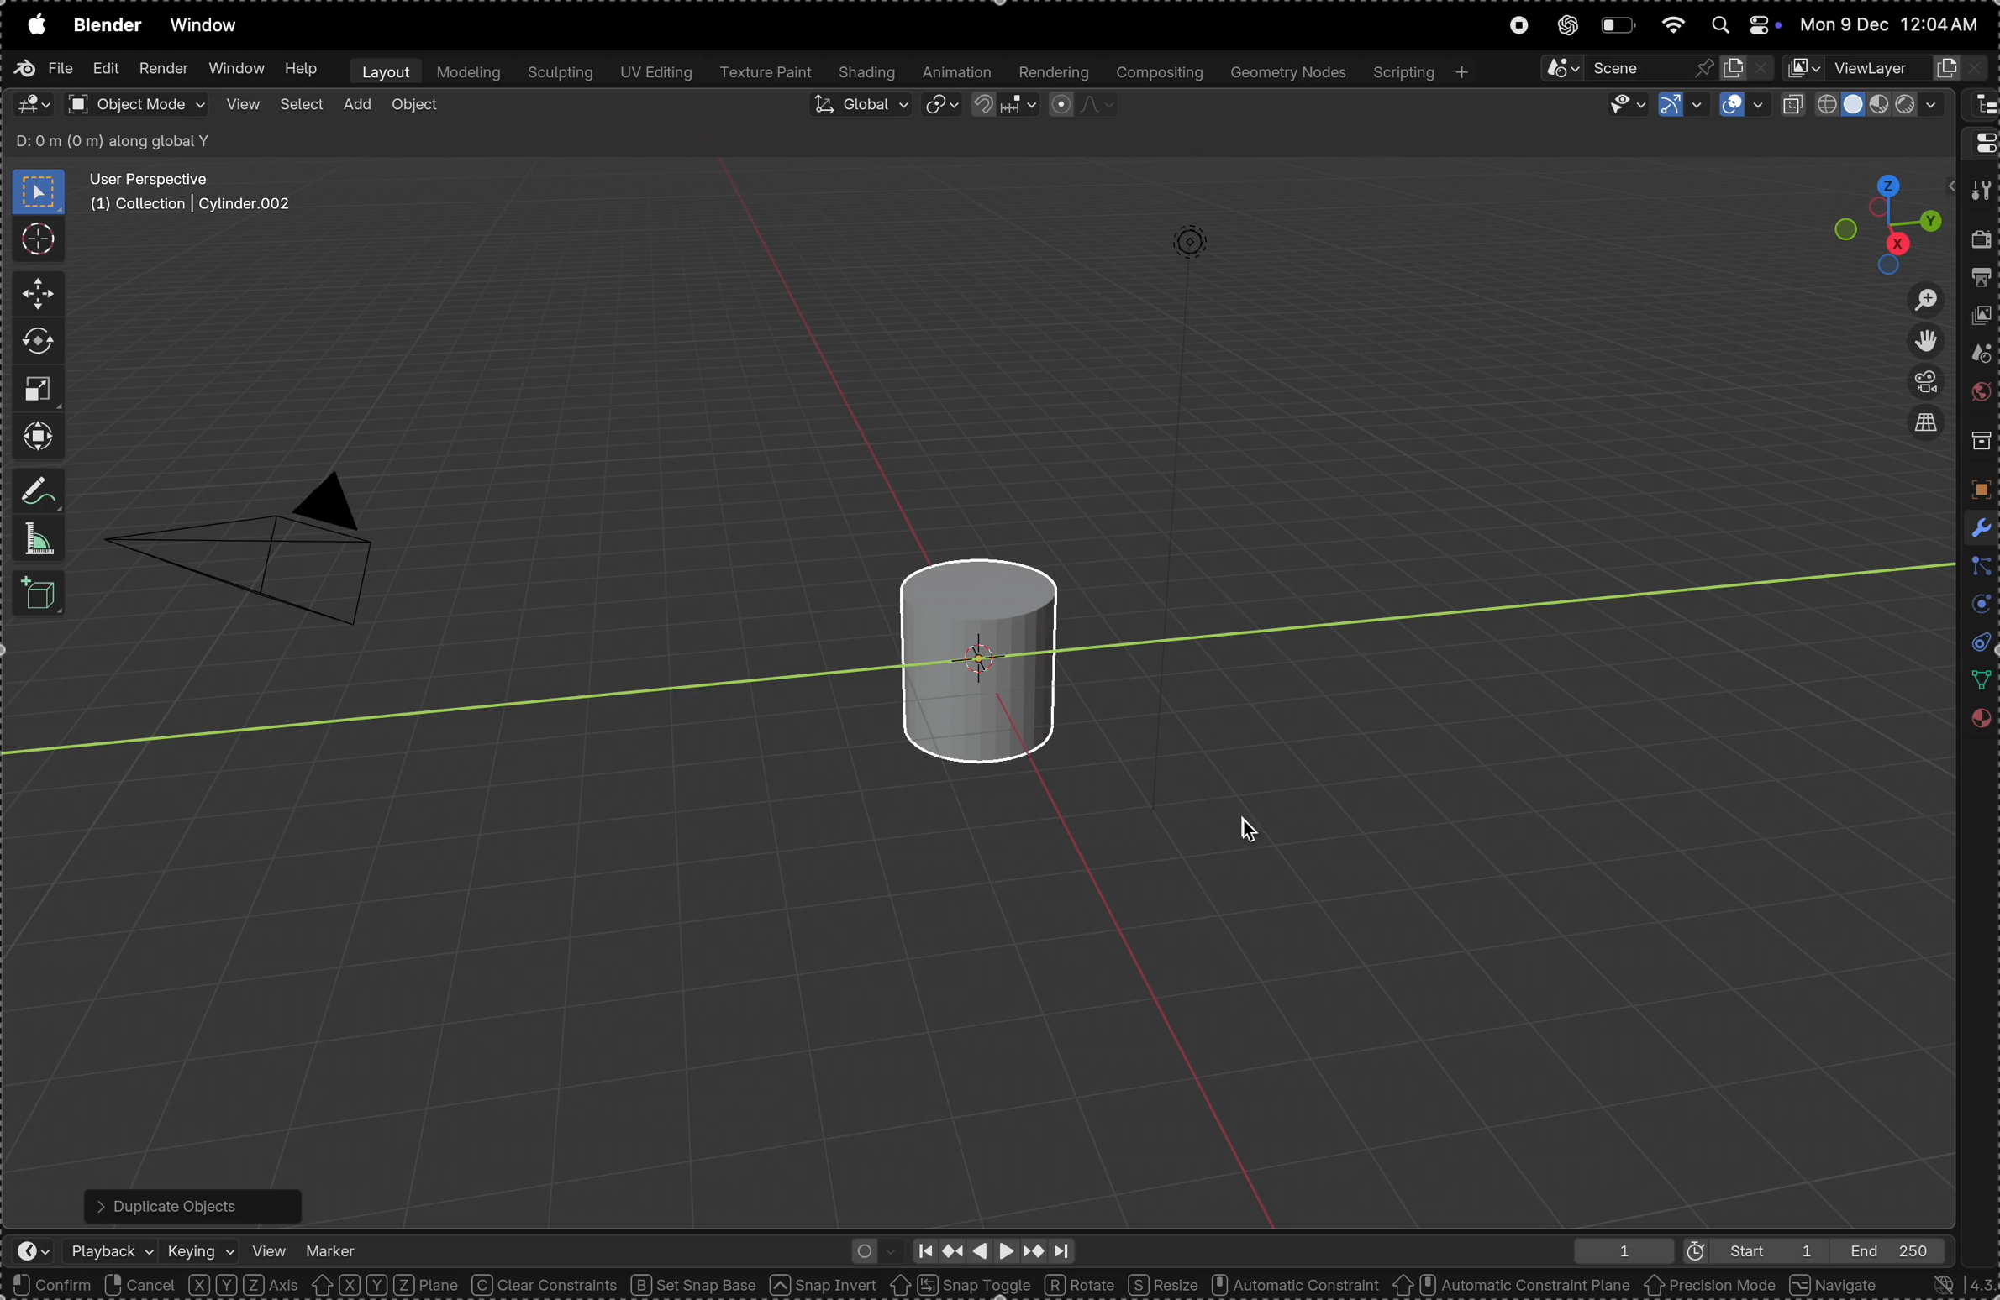 The height and width of the screenshot is (1300, 2000). I want to click on composting, so click(1158, 72).